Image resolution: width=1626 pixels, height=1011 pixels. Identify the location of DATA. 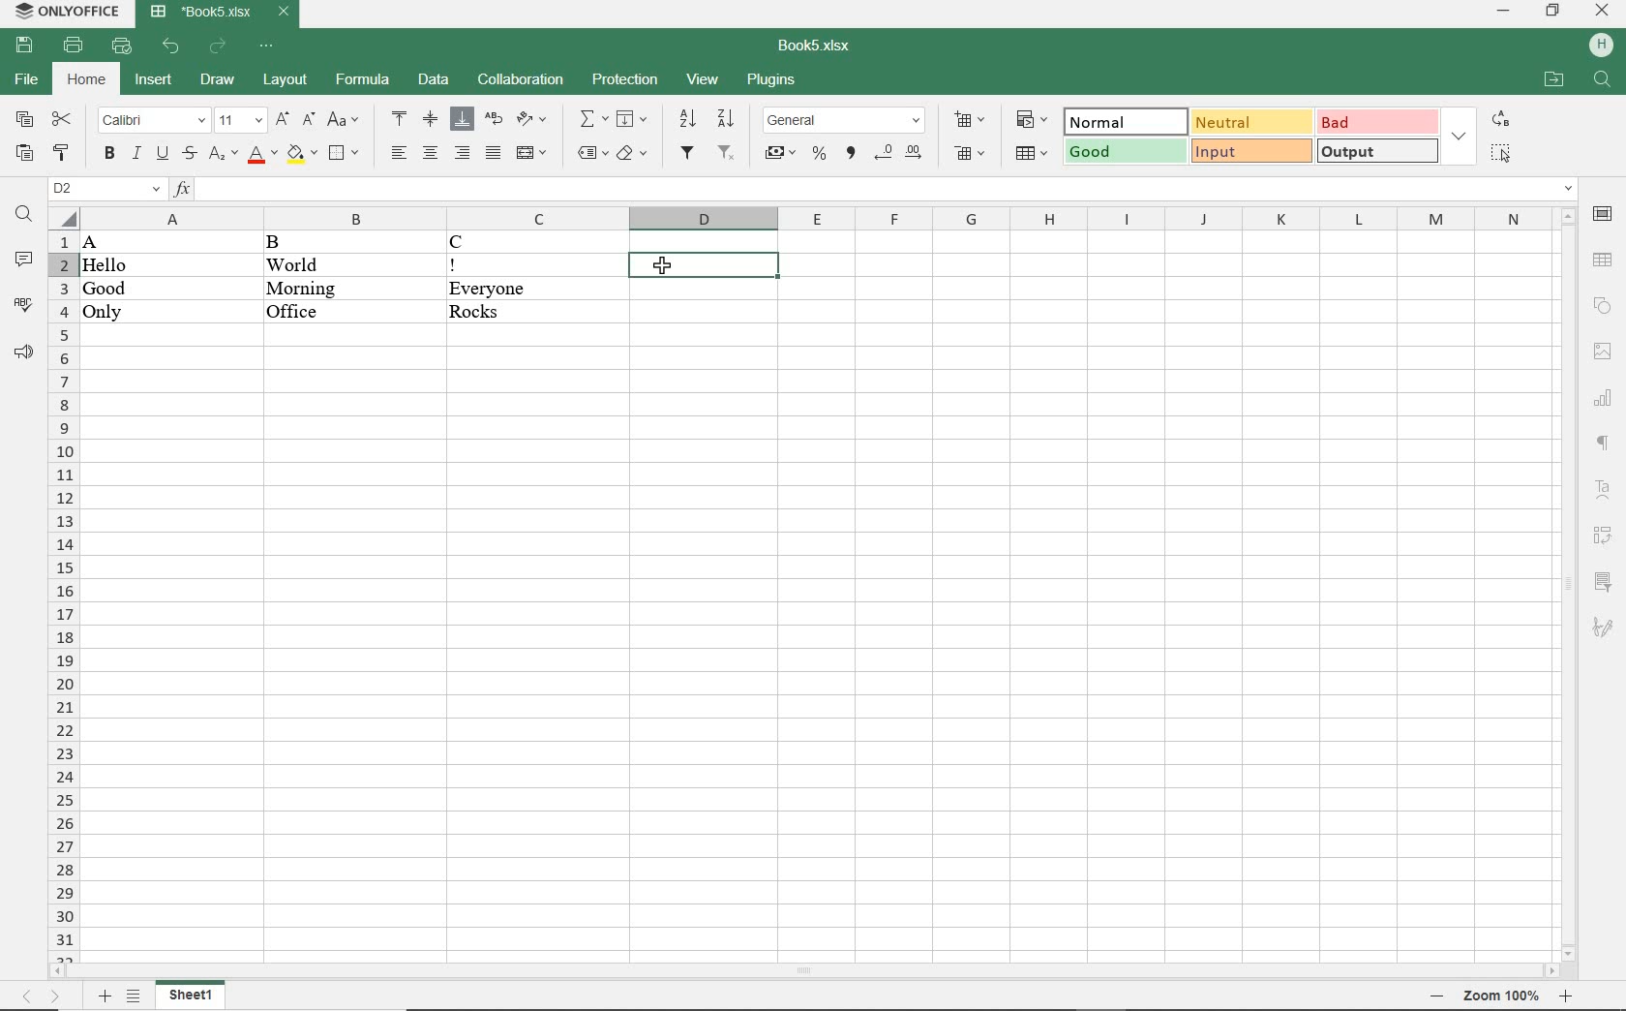
(431, 80).